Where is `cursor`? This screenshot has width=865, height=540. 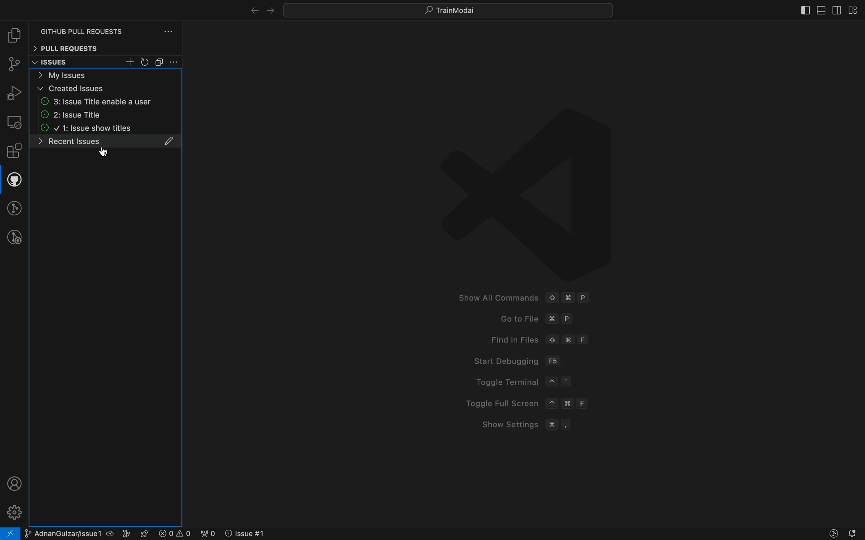
cursor is located at coordinates (103, 151).